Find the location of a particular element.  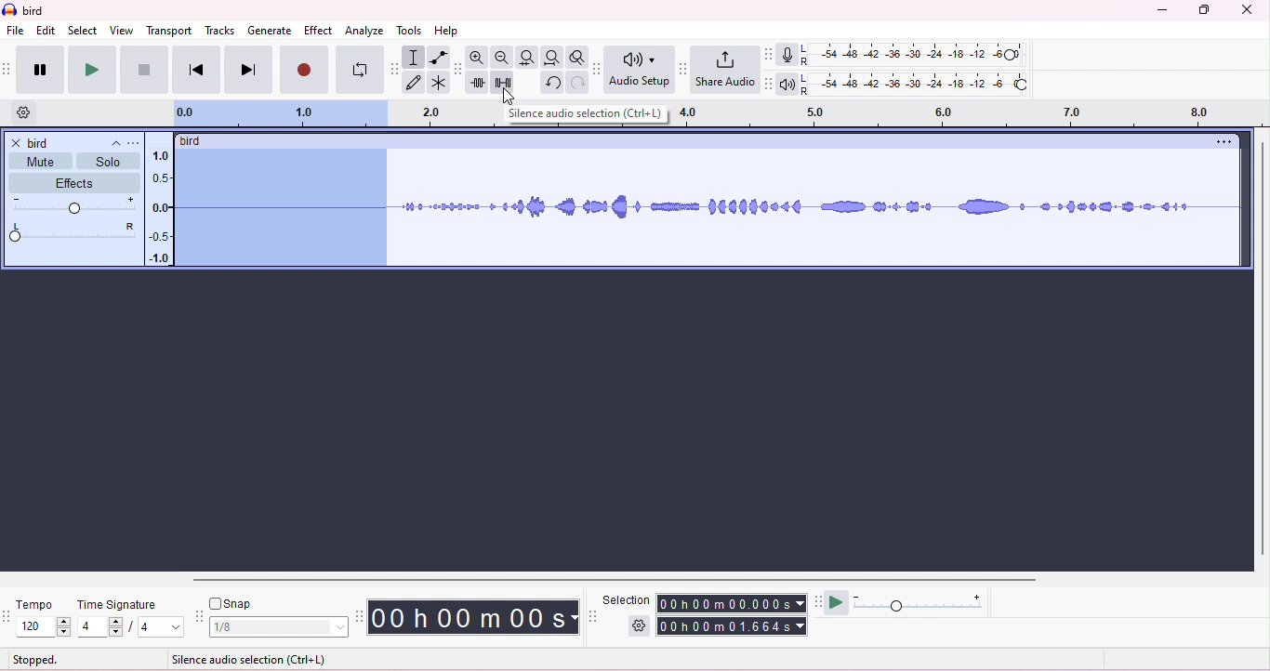

analyze is located at coordinates (364, 32).